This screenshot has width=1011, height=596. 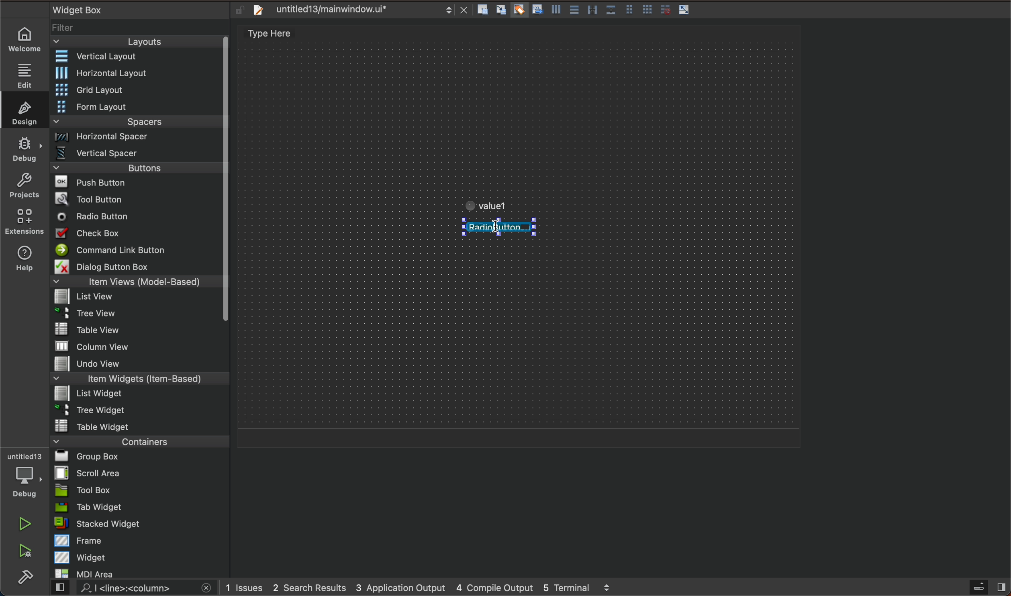 I want to click on file tab, so click(x=357, y=10).